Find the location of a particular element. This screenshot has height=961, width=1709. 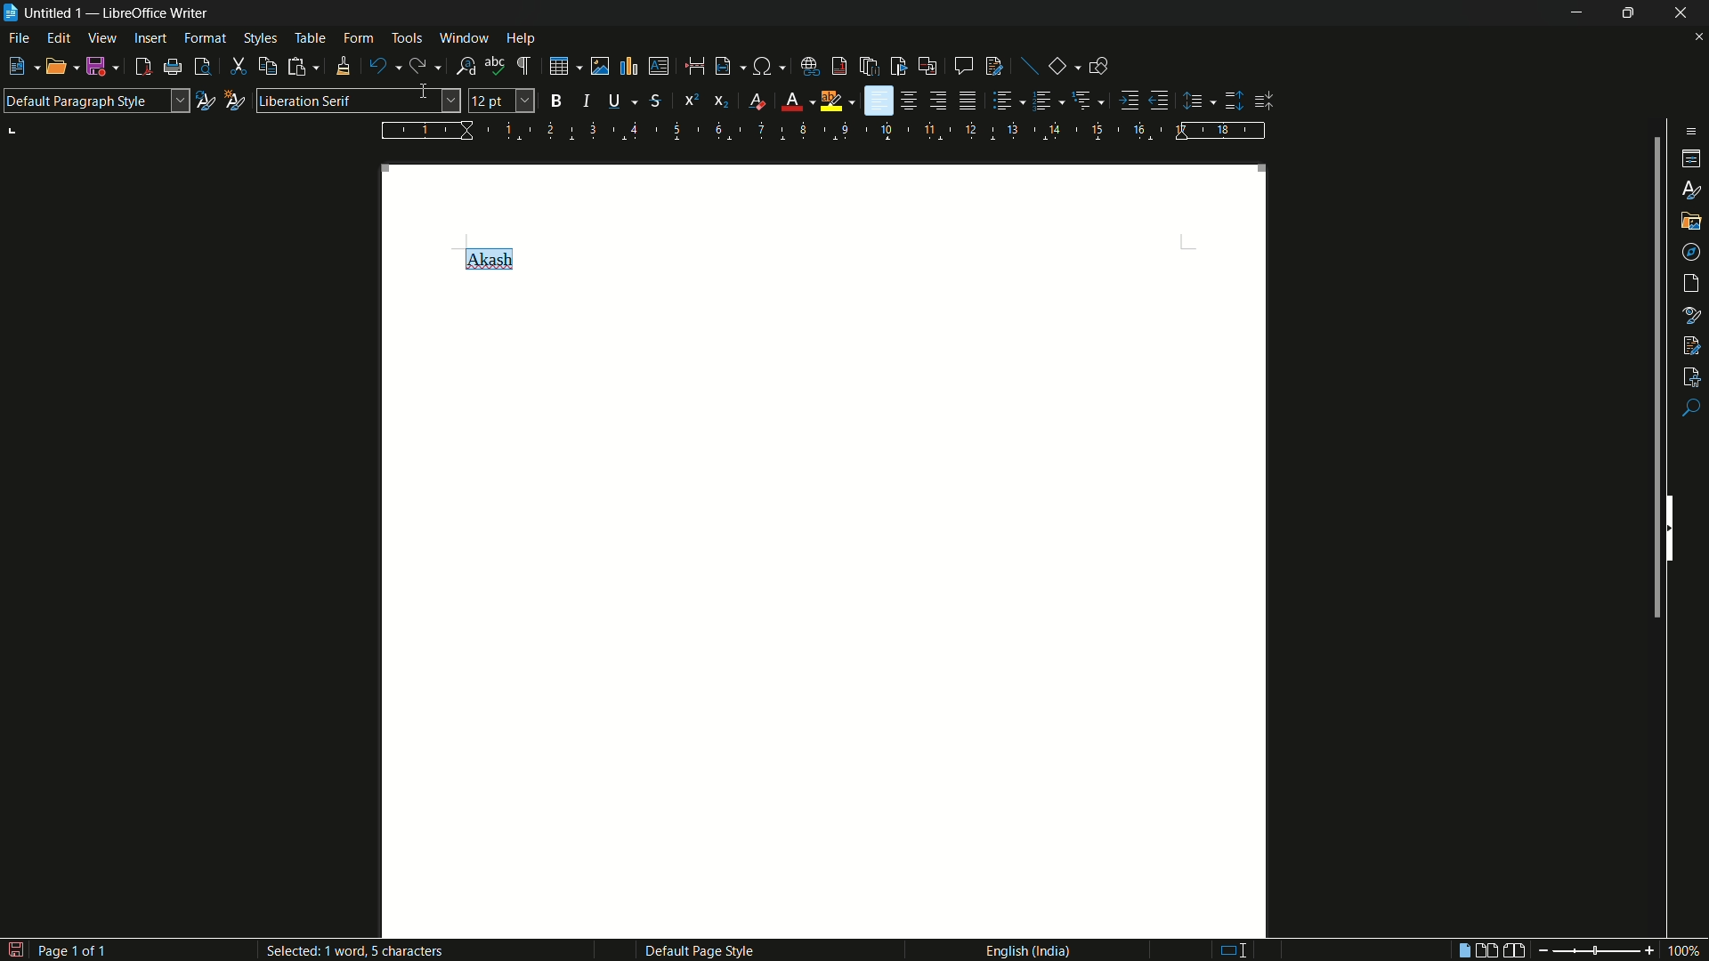

bullet points is located at coordinates (1003, 101).